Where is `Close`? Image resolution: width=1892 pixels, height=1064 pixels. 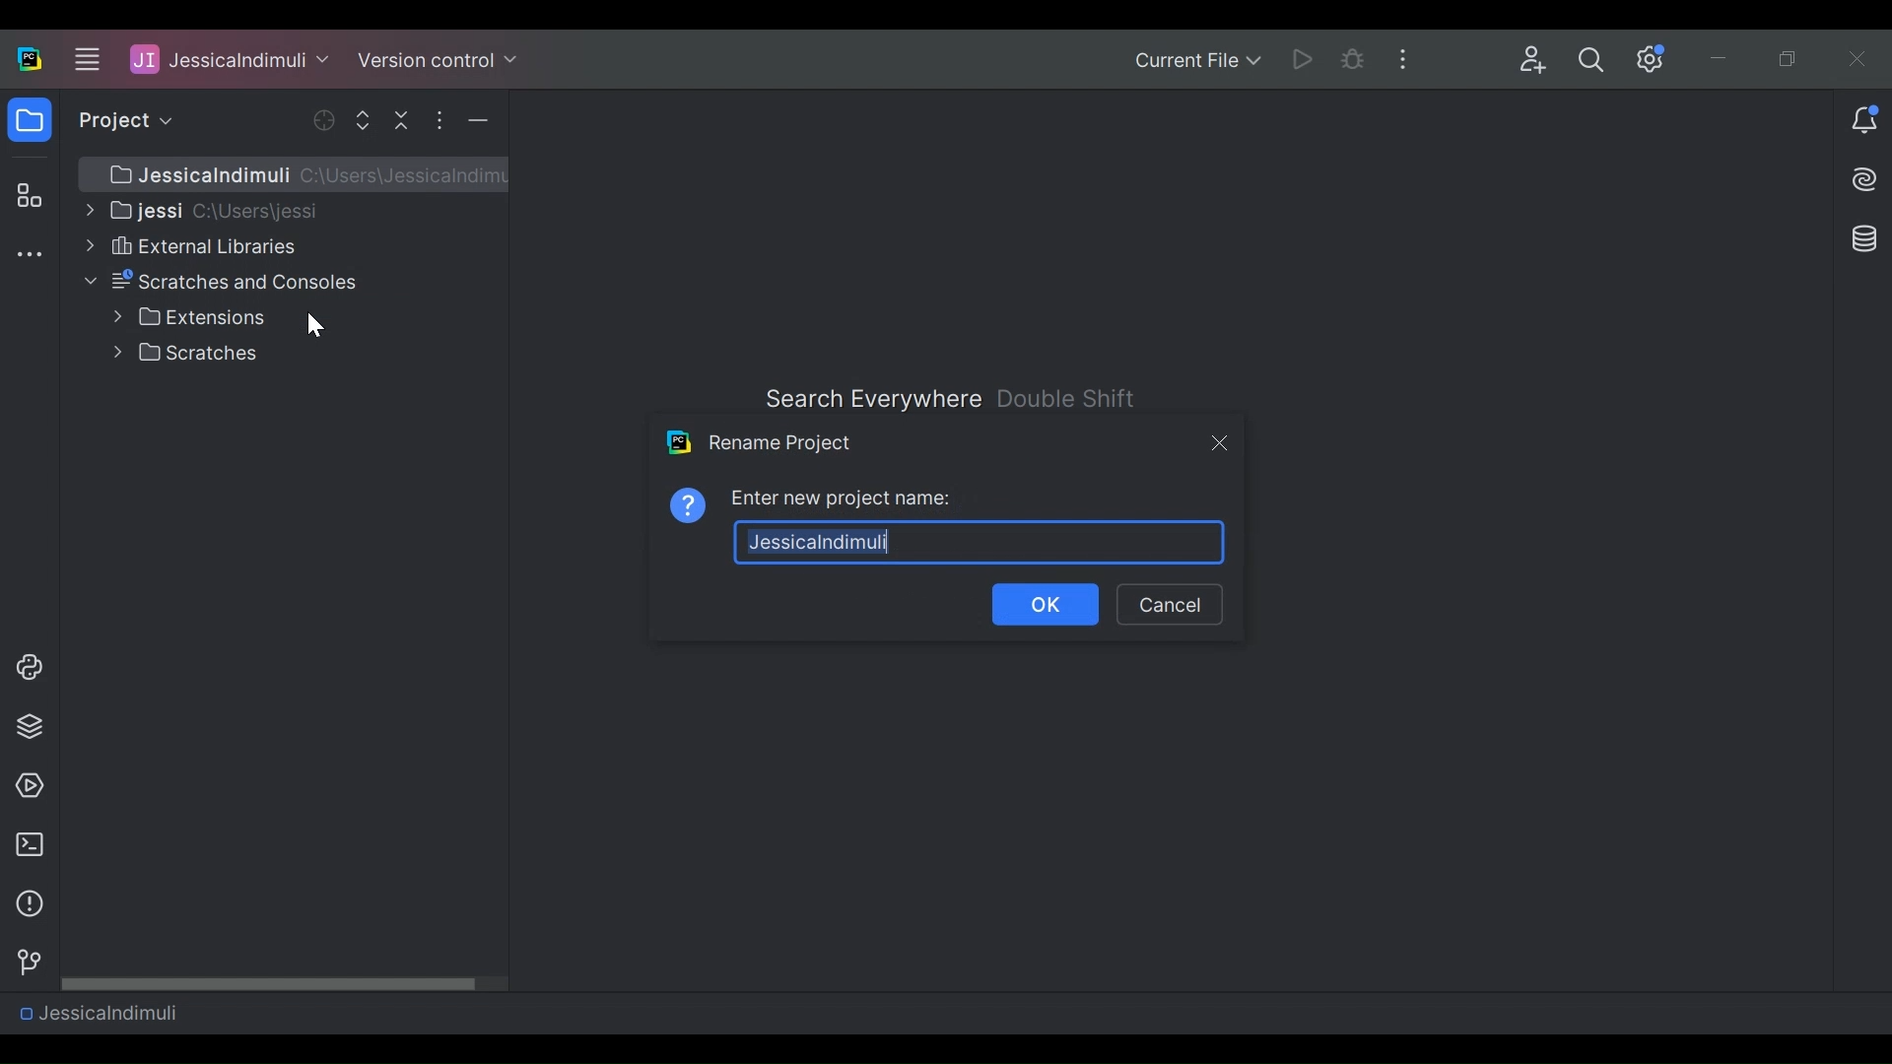 Close is located at coordinates (1217, 441).